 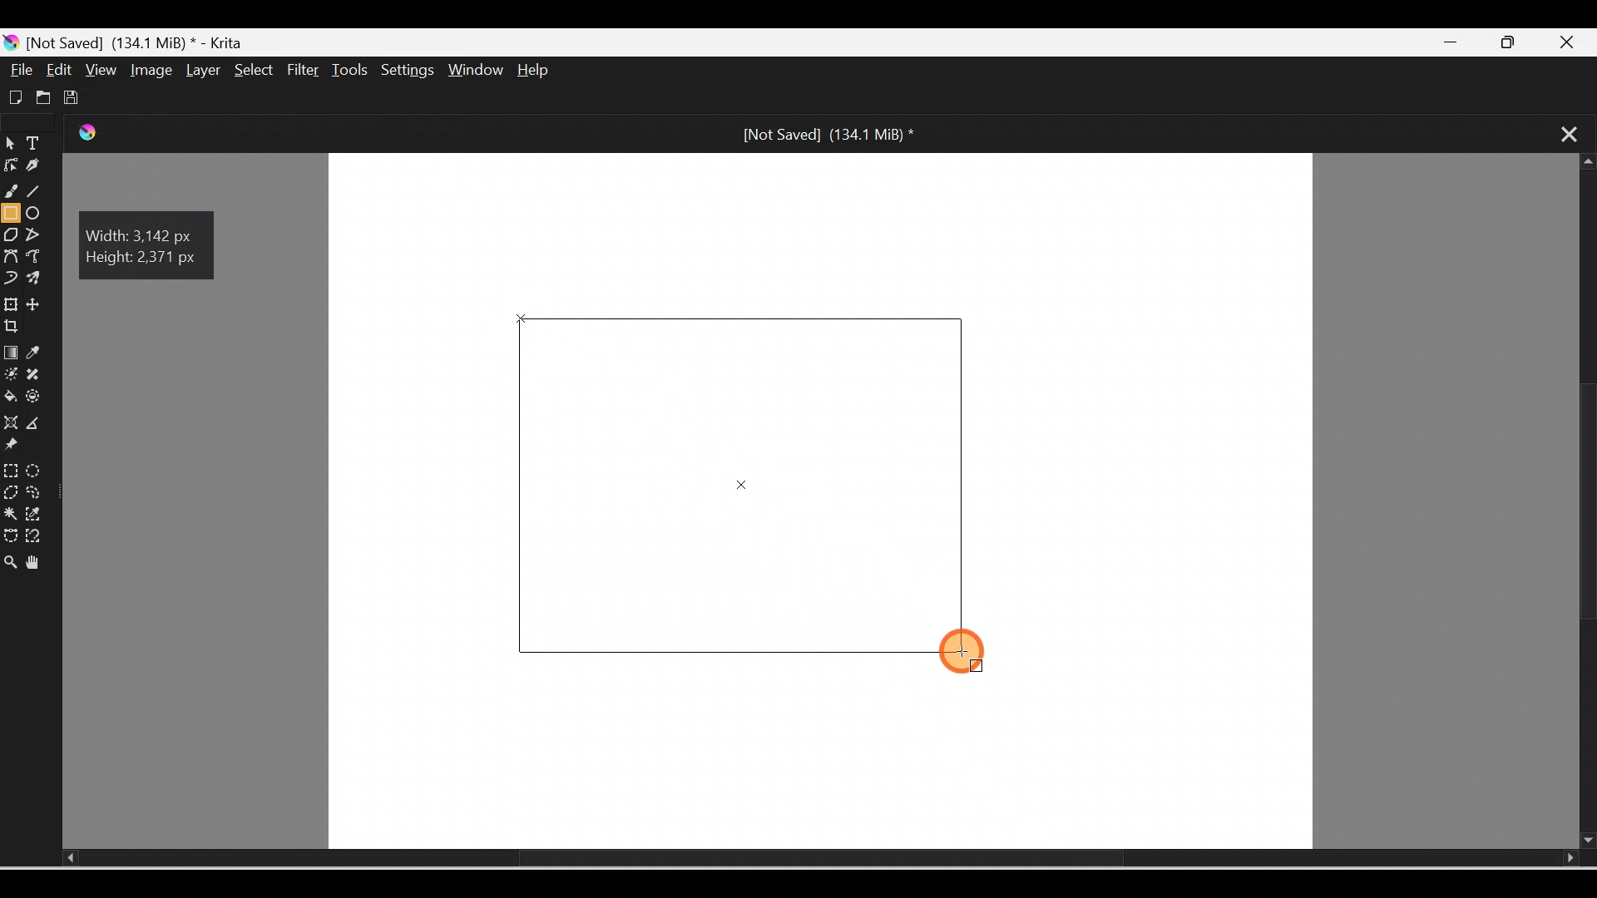 I want to click on Settings, so click(x=409, y=72).